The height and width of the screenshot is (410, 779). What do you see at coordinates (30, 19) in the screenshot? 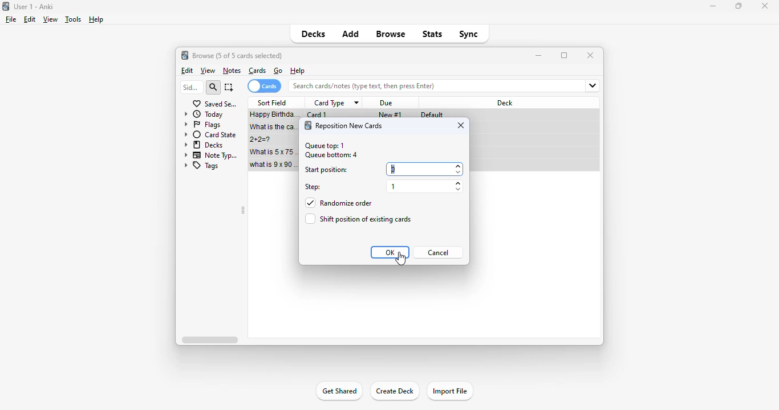
I see `edit` at bounding box center [30, 19].